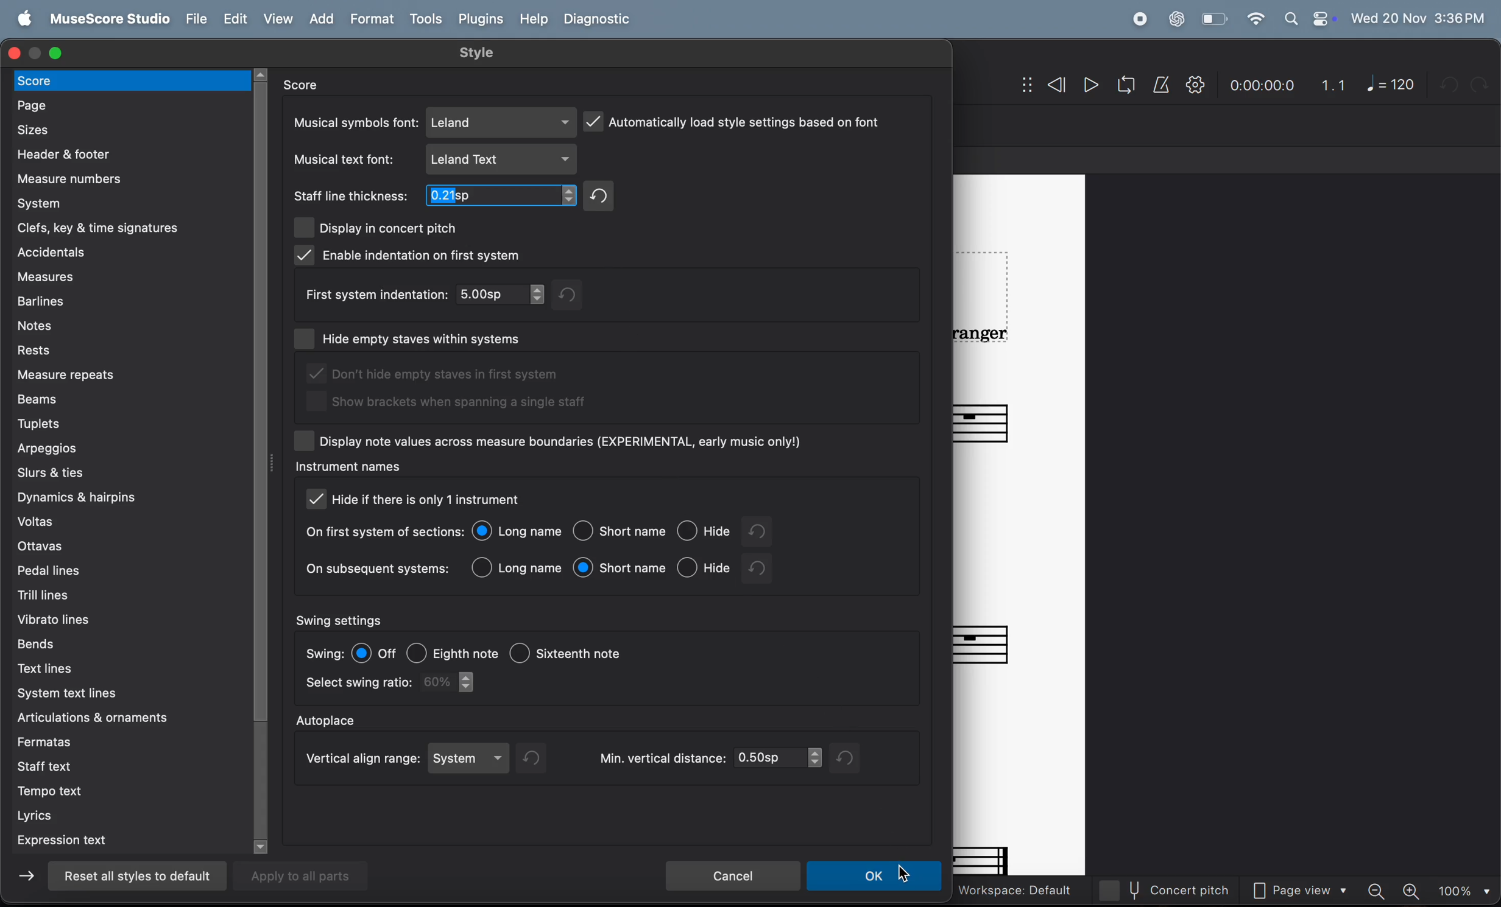  I want to click on apply to aall parts, so click(309, 875).